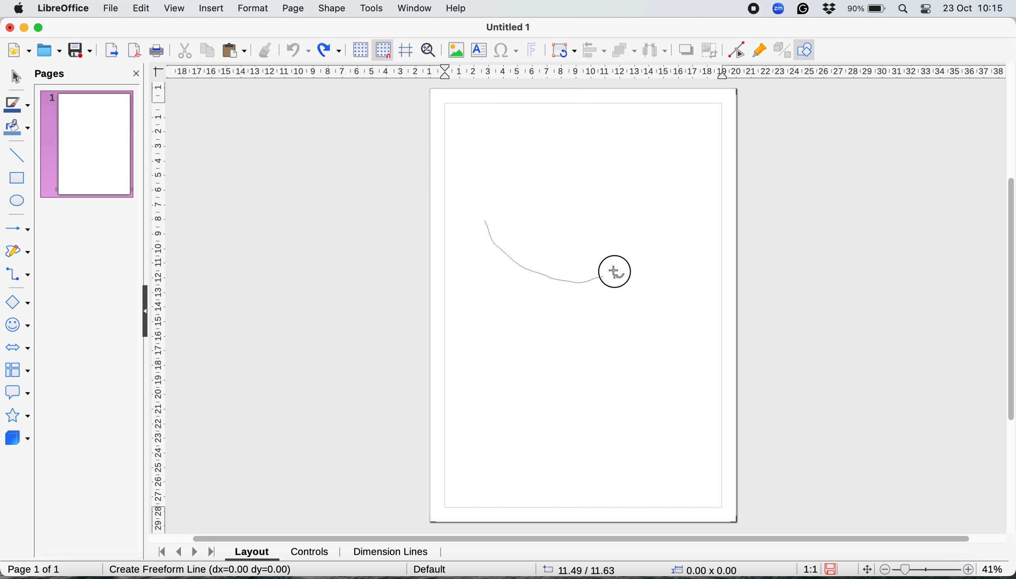 This screenshot has width=1016, height=579. What do you see at coordinates (414, 8) in the screenshot?
I see `window` at bounding box center [414, 8].